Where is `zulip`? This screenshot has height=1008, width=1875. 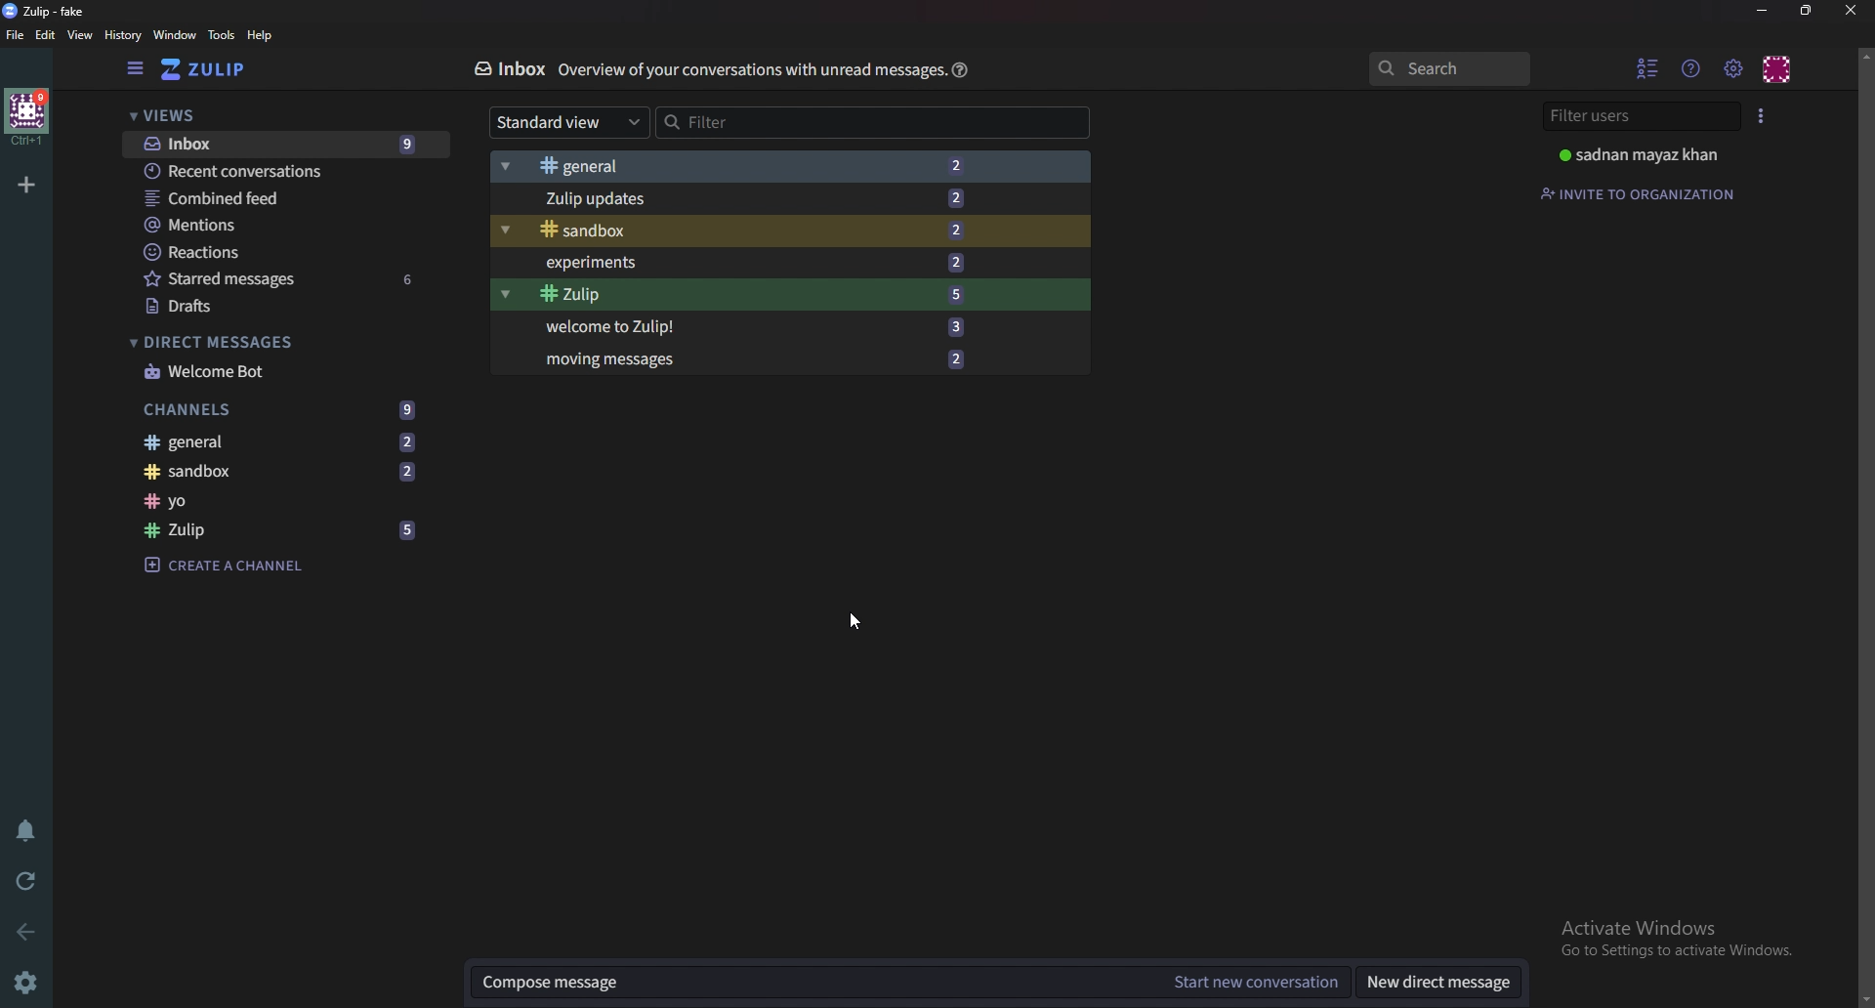
zulip is located at coordinates (51, 11).